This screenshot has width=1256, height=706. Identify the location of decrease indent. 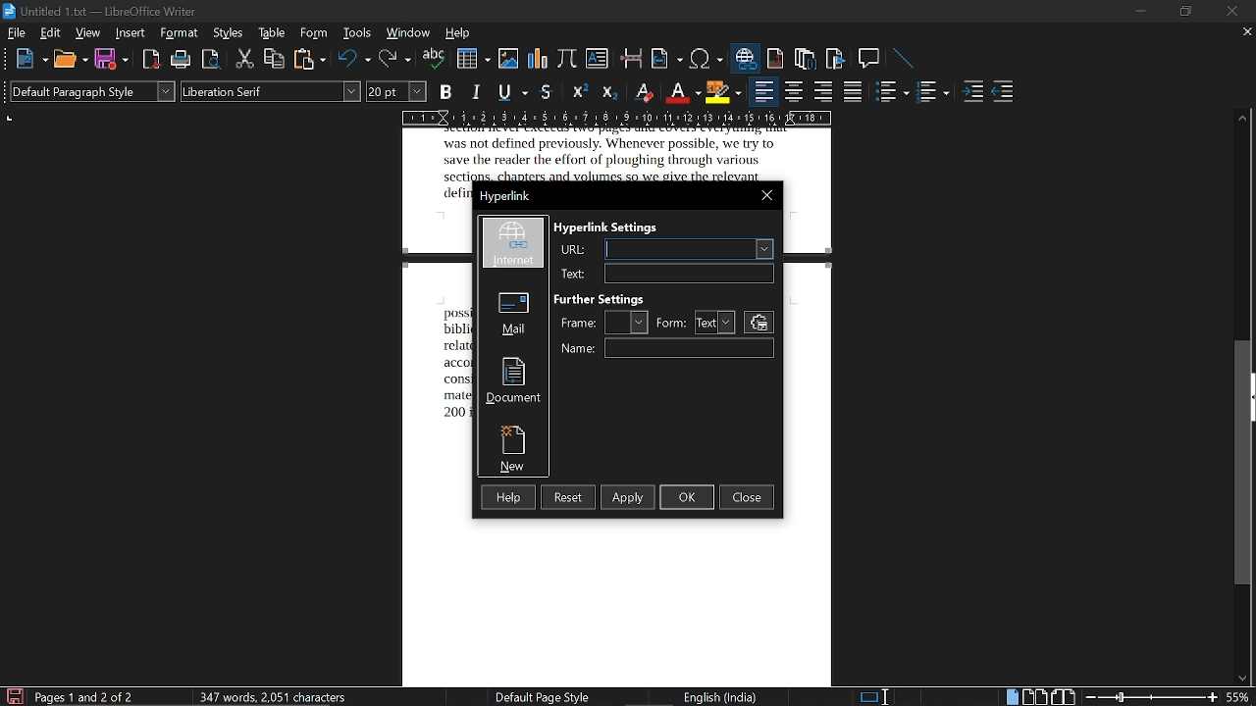
(1004, 95).